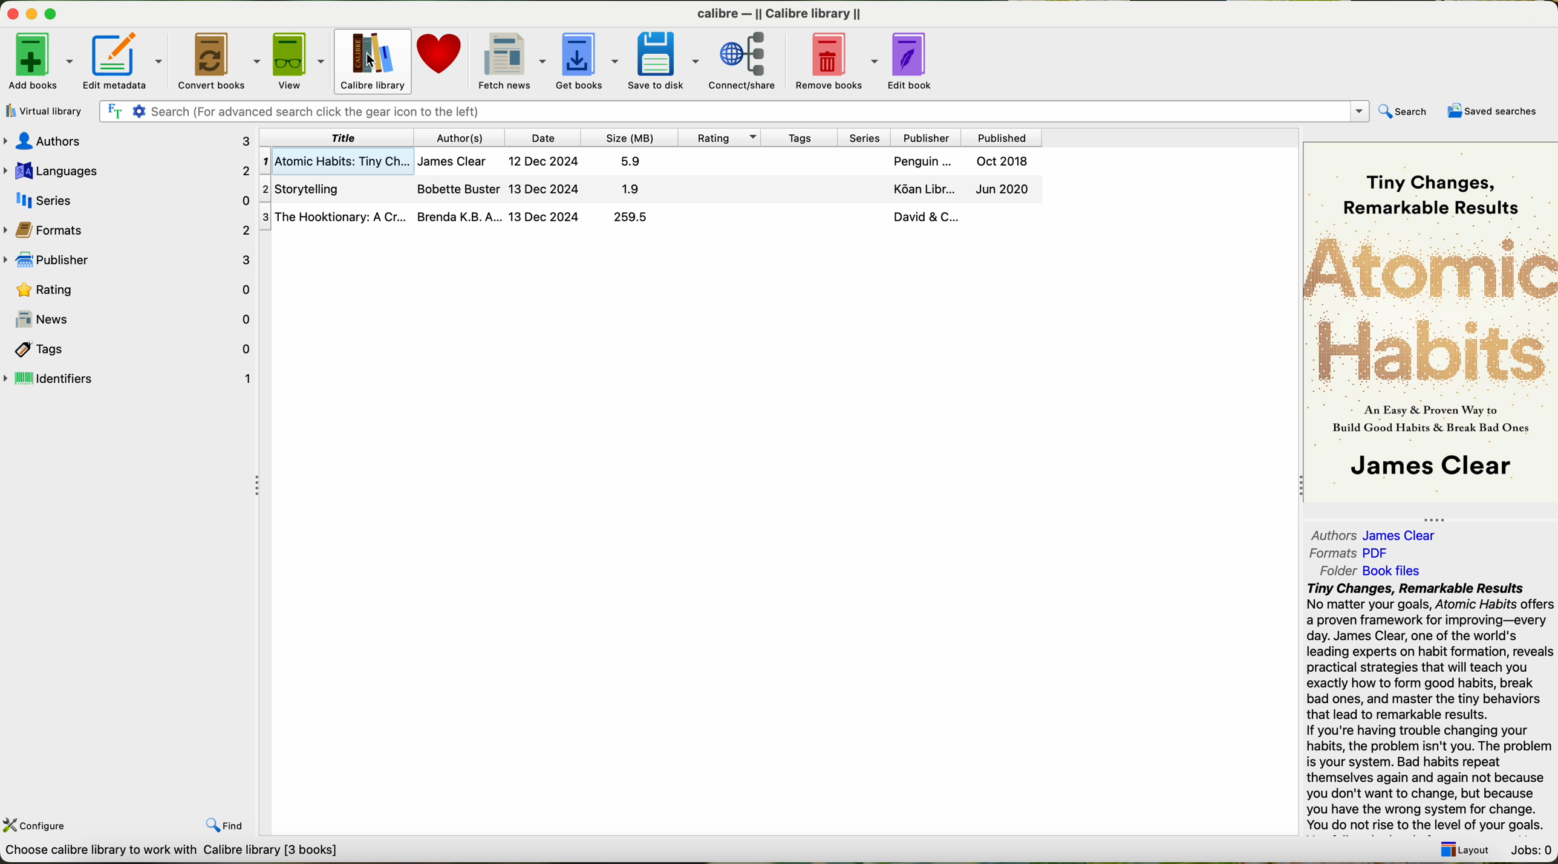  I want to click on authors, so click(132, 141).